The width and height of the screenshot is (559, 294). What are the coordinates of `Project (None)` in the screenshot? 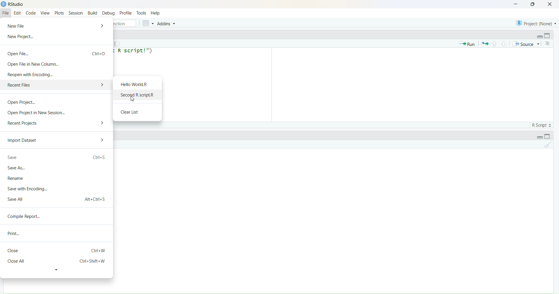 It's located at (535, 23).